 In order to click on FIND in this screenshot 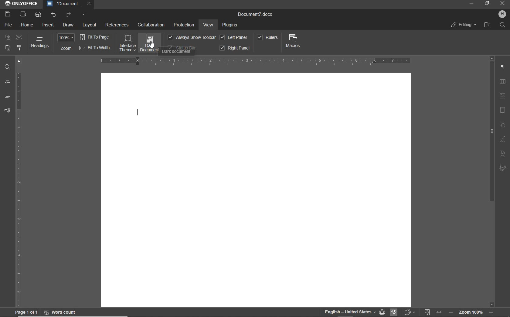, I will do `click(502, 25)`.